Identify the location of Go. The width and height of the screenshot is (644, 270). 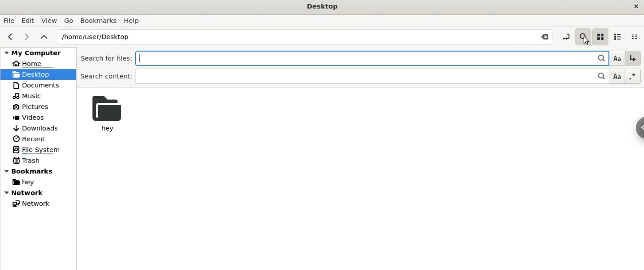
(68, 20).